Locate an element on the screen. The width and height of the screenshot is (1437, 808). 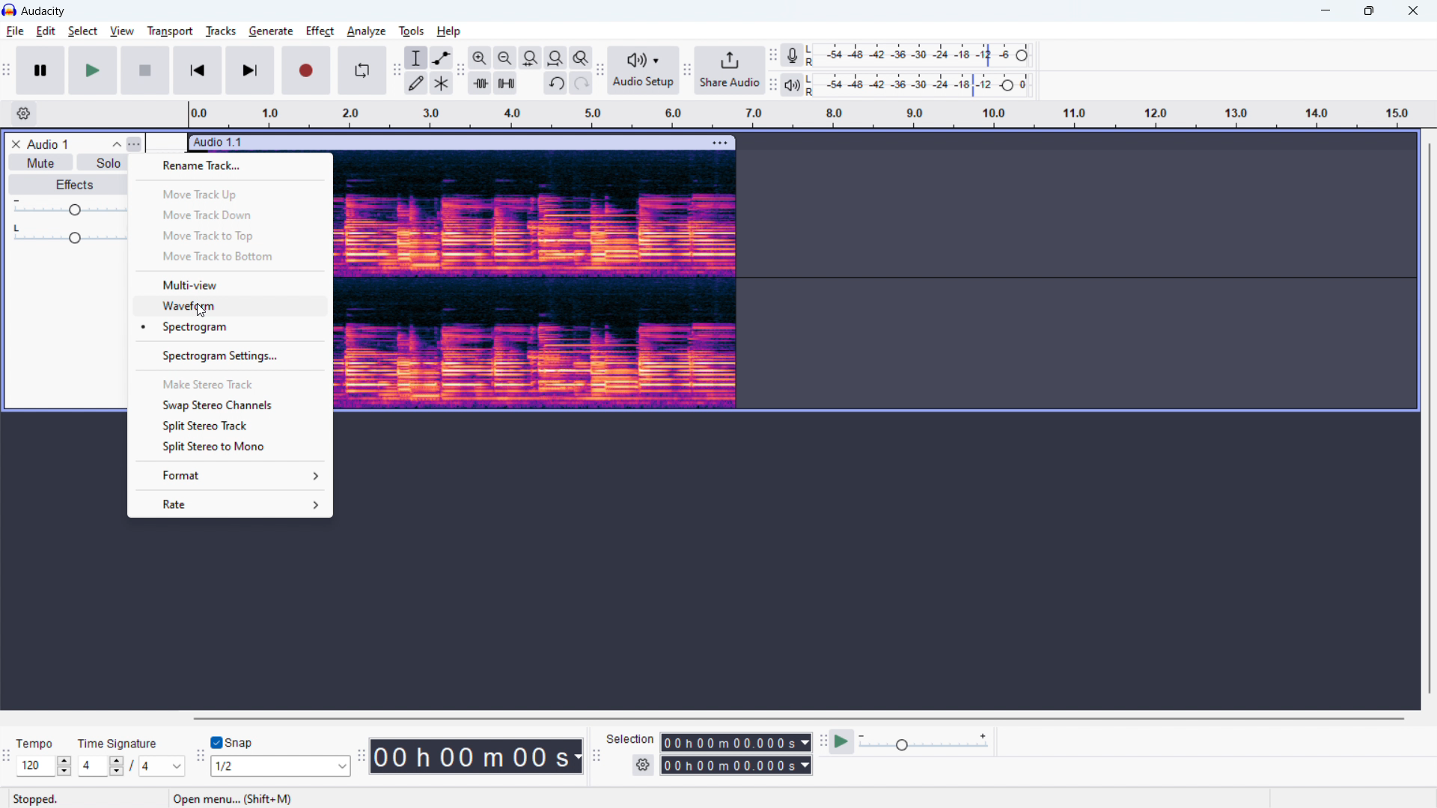
mute is located at coordinates (40, 162).